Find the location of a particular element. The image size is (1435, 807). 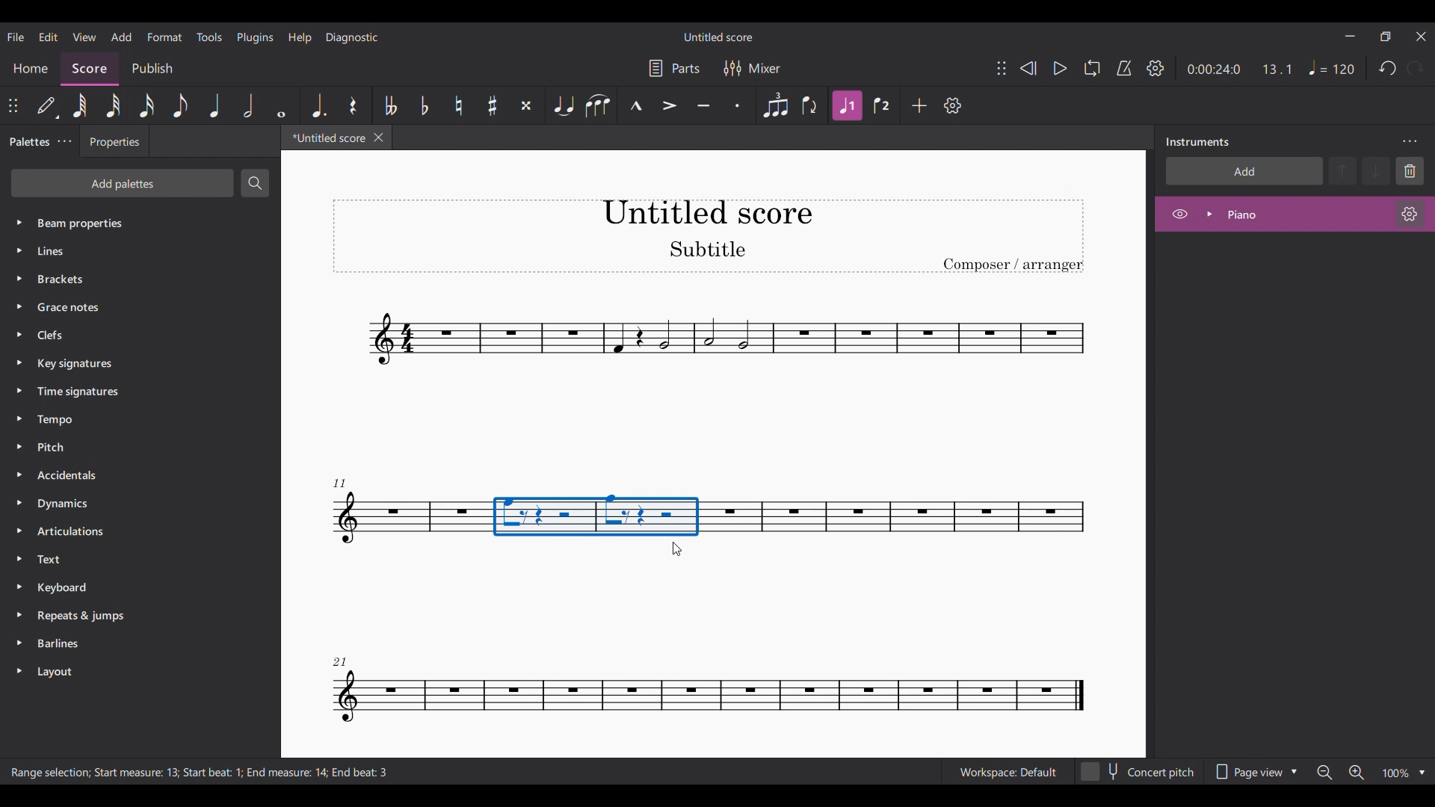

Edit menu is located at coordinates (49, 37).